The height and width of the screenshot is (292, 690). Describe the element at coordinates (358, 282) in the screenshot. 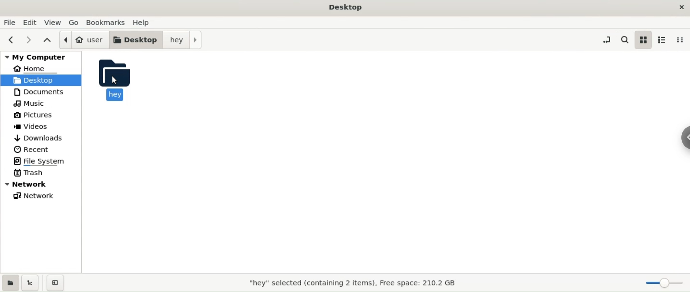

I see `"hey" selected (containing 2 items), Free Space: 210.2 GB` at that location.